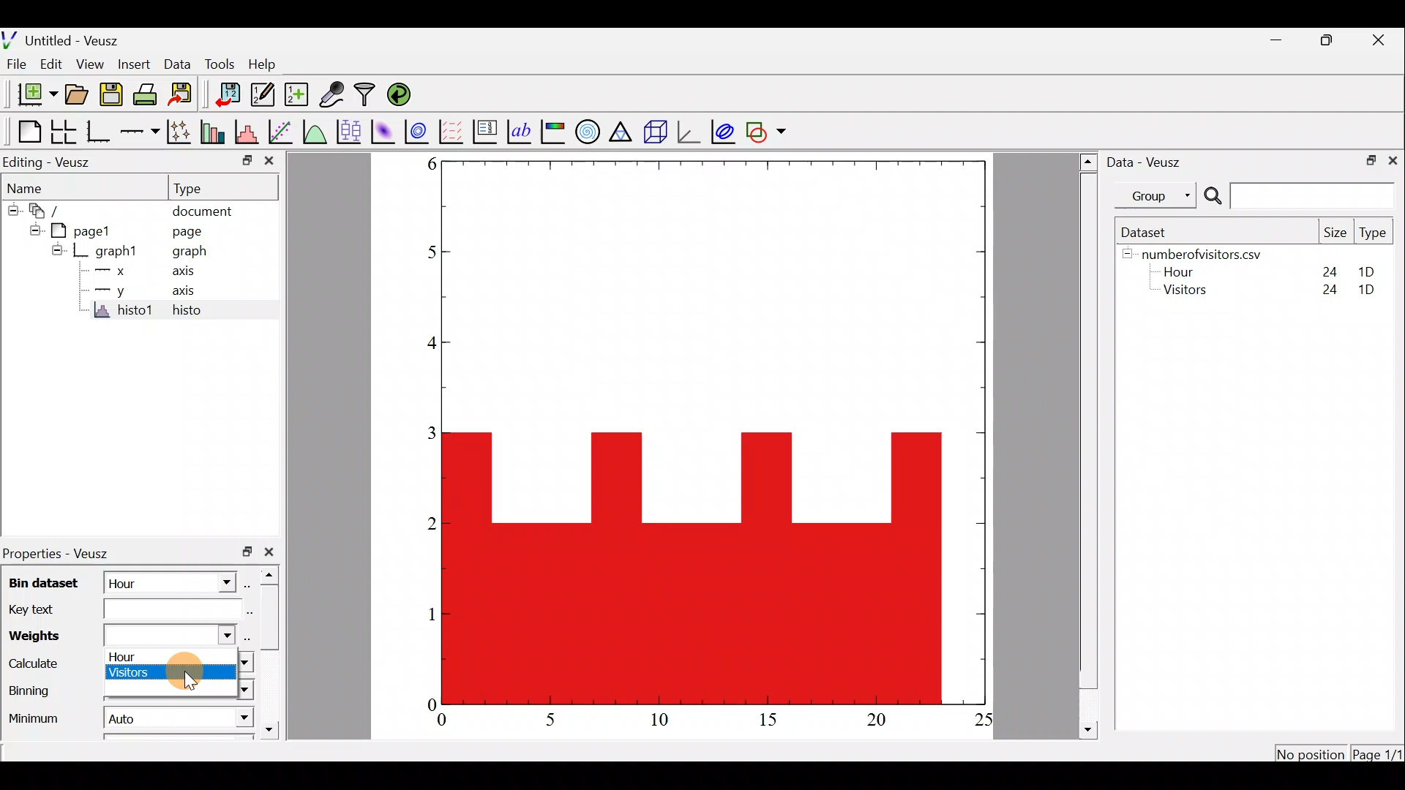 Image resolution: width=1405 pixels, height=790 pixels. I want to click on Binning, so click(31, 694).